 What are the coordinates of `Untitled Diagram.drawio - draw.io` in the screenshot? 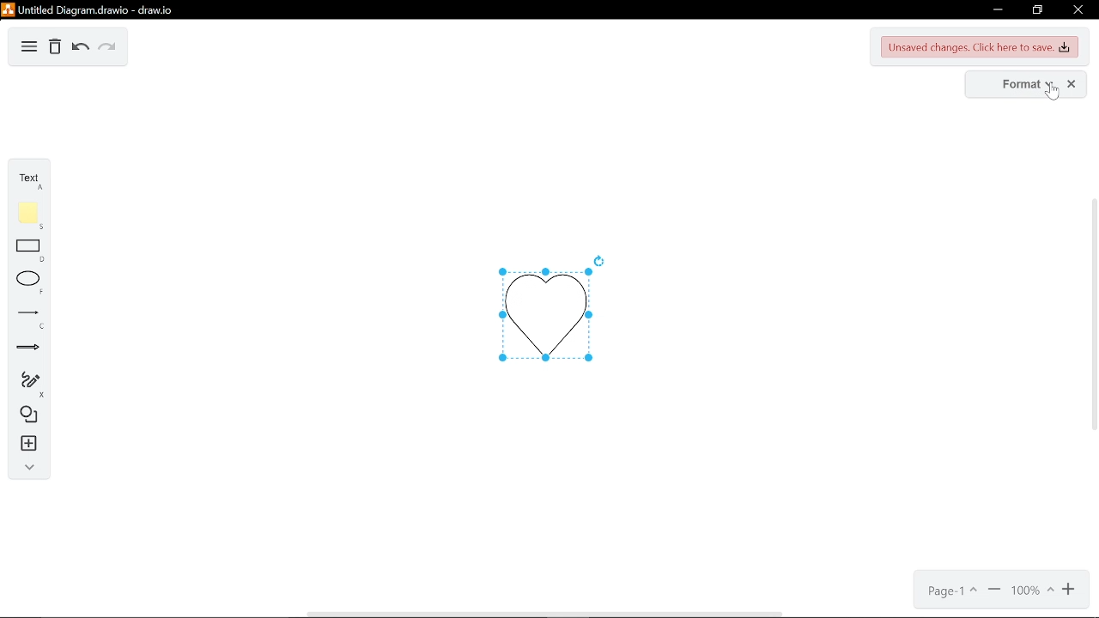 It's located at (90, 9).